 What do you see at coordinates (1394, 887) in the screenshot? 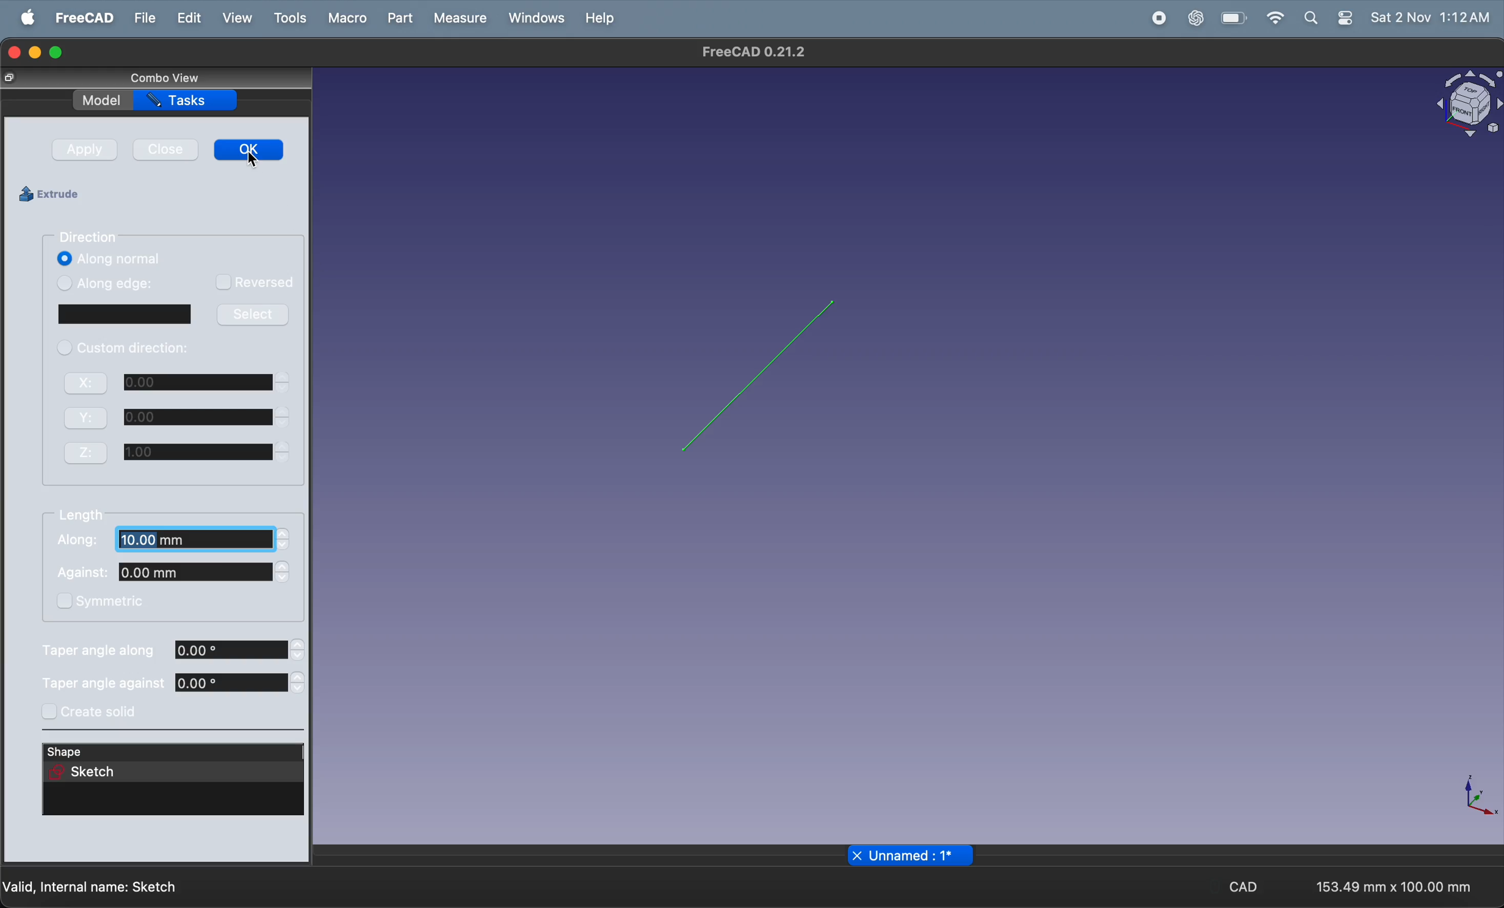
I see `153.49 mm x 100.00 mm` at bounding box center [1394, 887].